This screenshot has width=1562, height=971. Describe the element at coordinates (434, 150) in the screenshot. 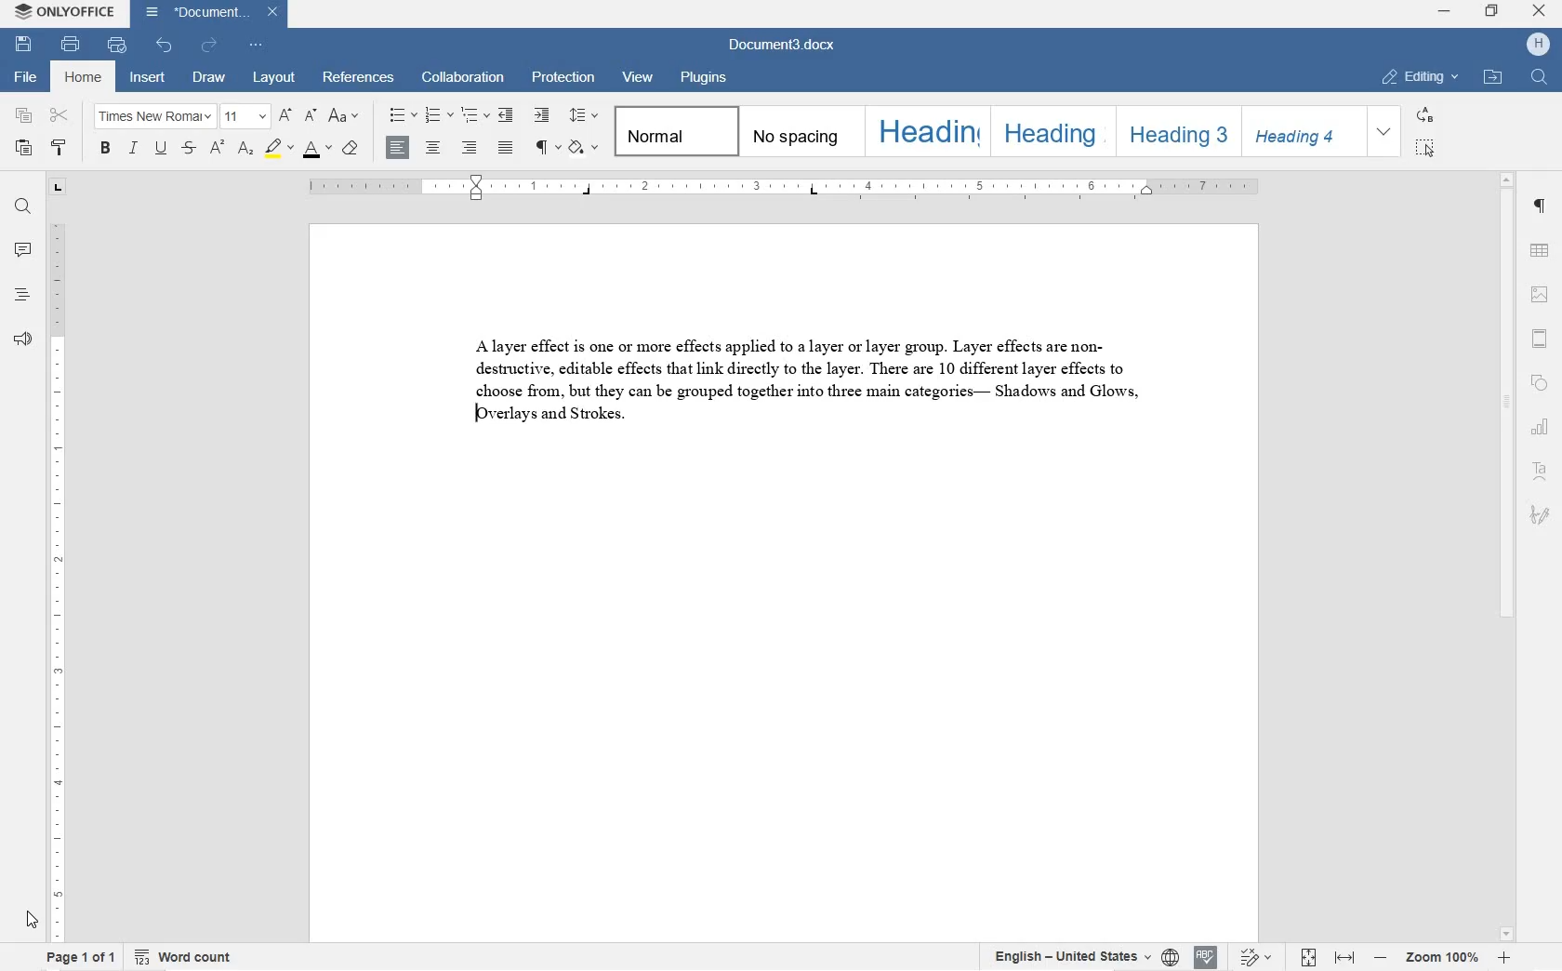

I see `CENTER ALIGNMENT` at that location.